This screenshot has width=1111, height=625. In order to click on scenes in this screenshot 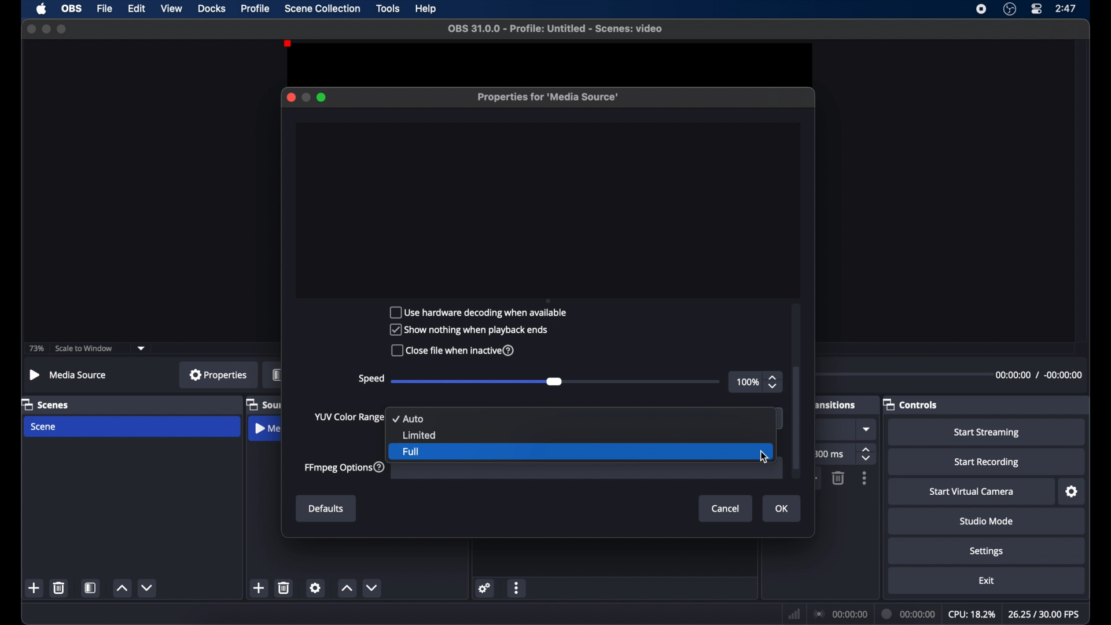, I will do `click(45, 405)`.